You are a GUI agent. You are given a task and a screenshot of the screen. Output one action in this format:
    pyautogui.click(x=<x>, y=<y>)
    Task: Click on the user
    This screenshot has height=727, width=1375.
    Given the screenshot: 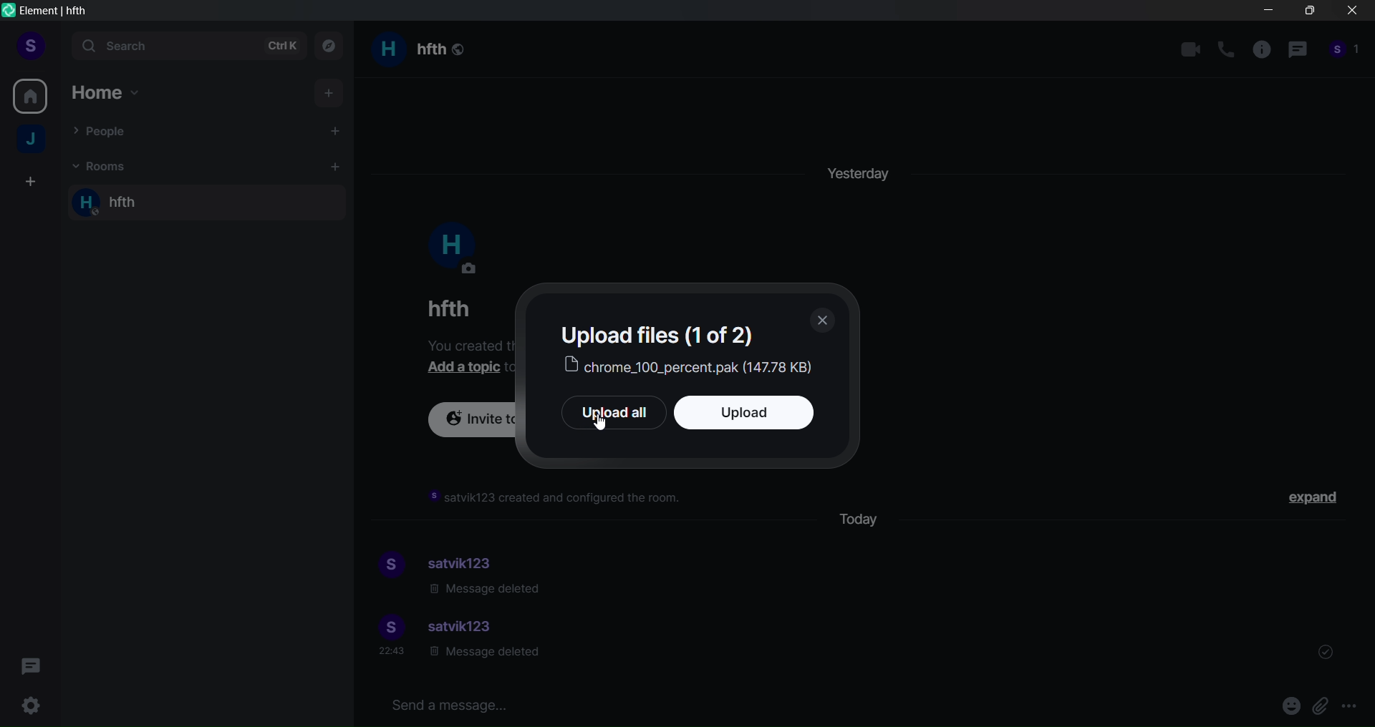 What is the action you would take?
    pyautogui.click(x=30, y=44)
    